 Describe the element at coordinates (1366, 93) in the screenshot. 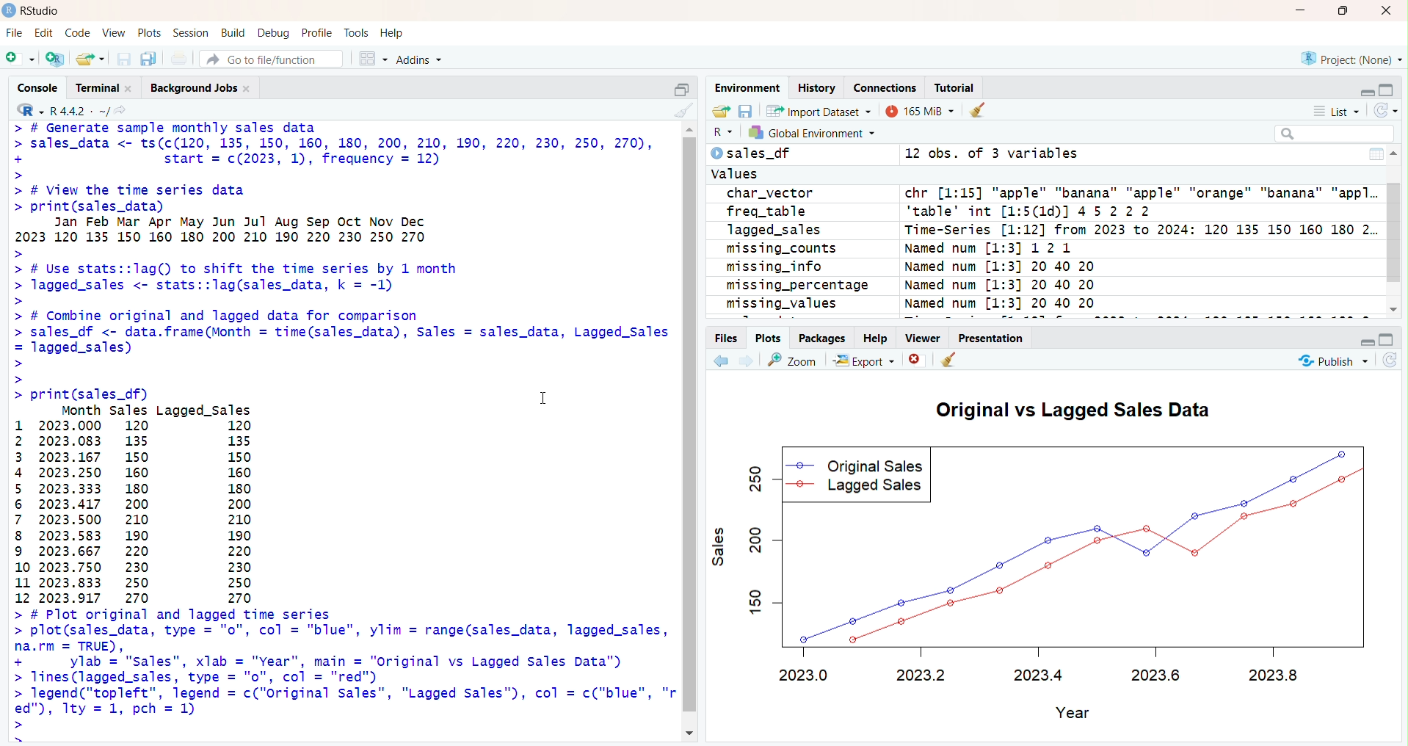

I see `expand` at that location.